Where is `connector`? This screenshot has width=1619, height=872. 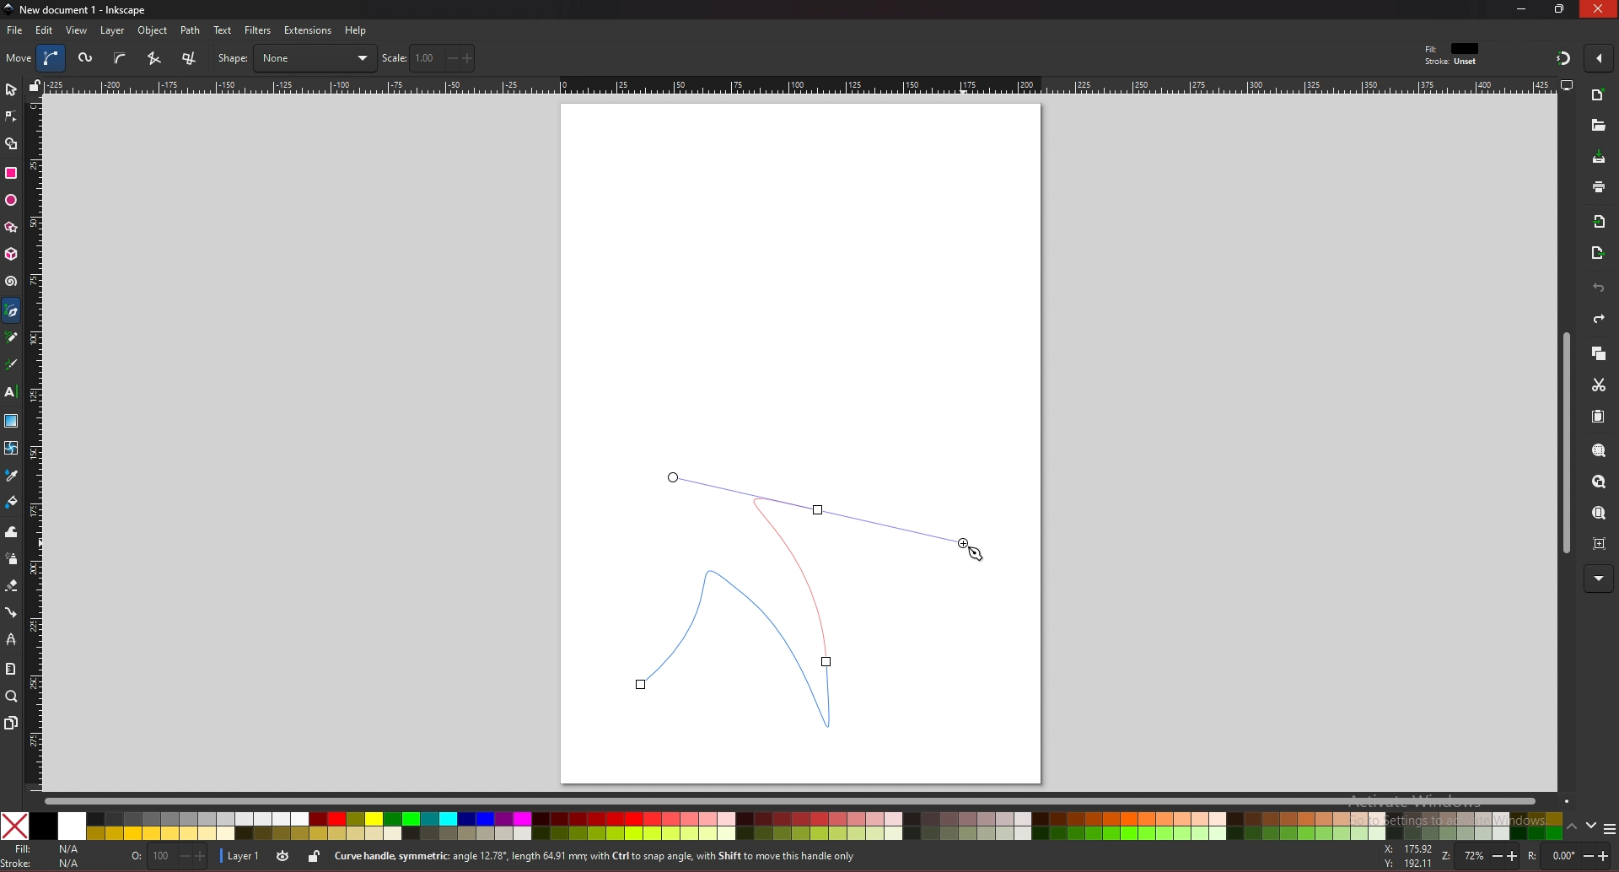 connector is located at coordinates (12, 613).